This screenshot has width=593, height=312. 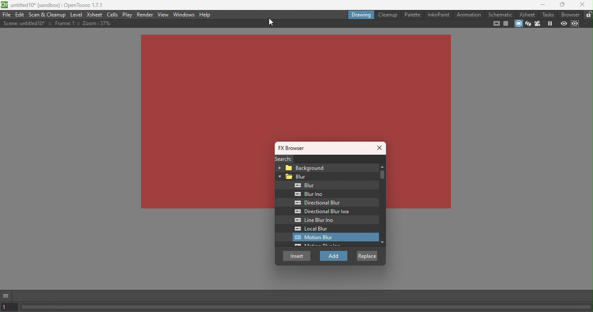 I want to click on Blur, so click(x=301, y=185).